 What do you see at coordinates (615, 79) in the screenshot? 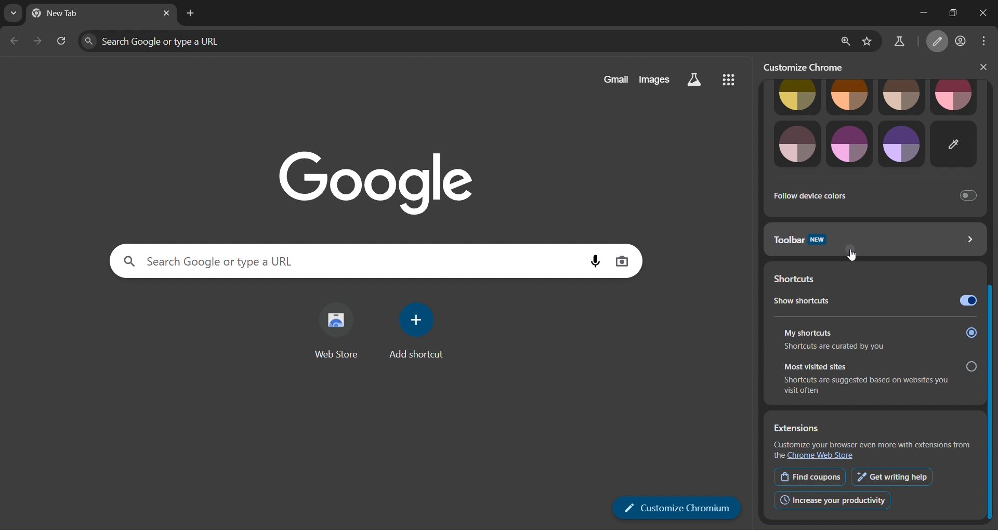
I see `gmail` at bounding box center [615, 79].